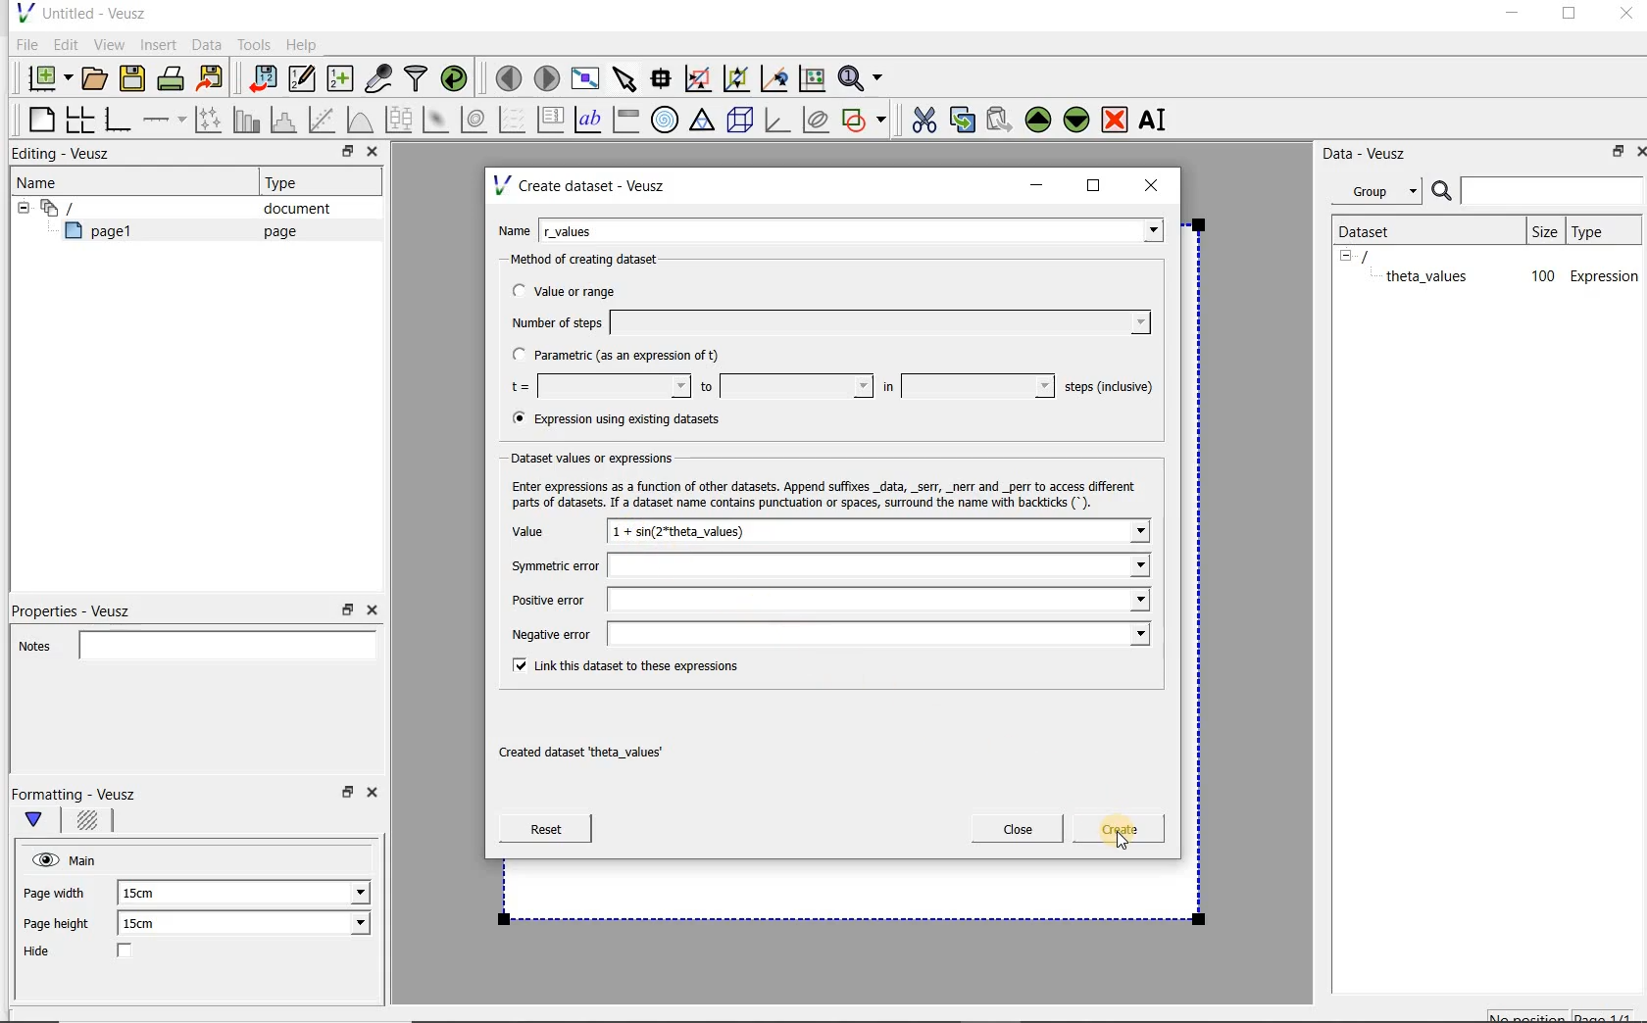  What do you see at coordinates (438, 121) in the screenshot?
I see `plot a 2d dataset as an image` at bounding box center [438, 121].